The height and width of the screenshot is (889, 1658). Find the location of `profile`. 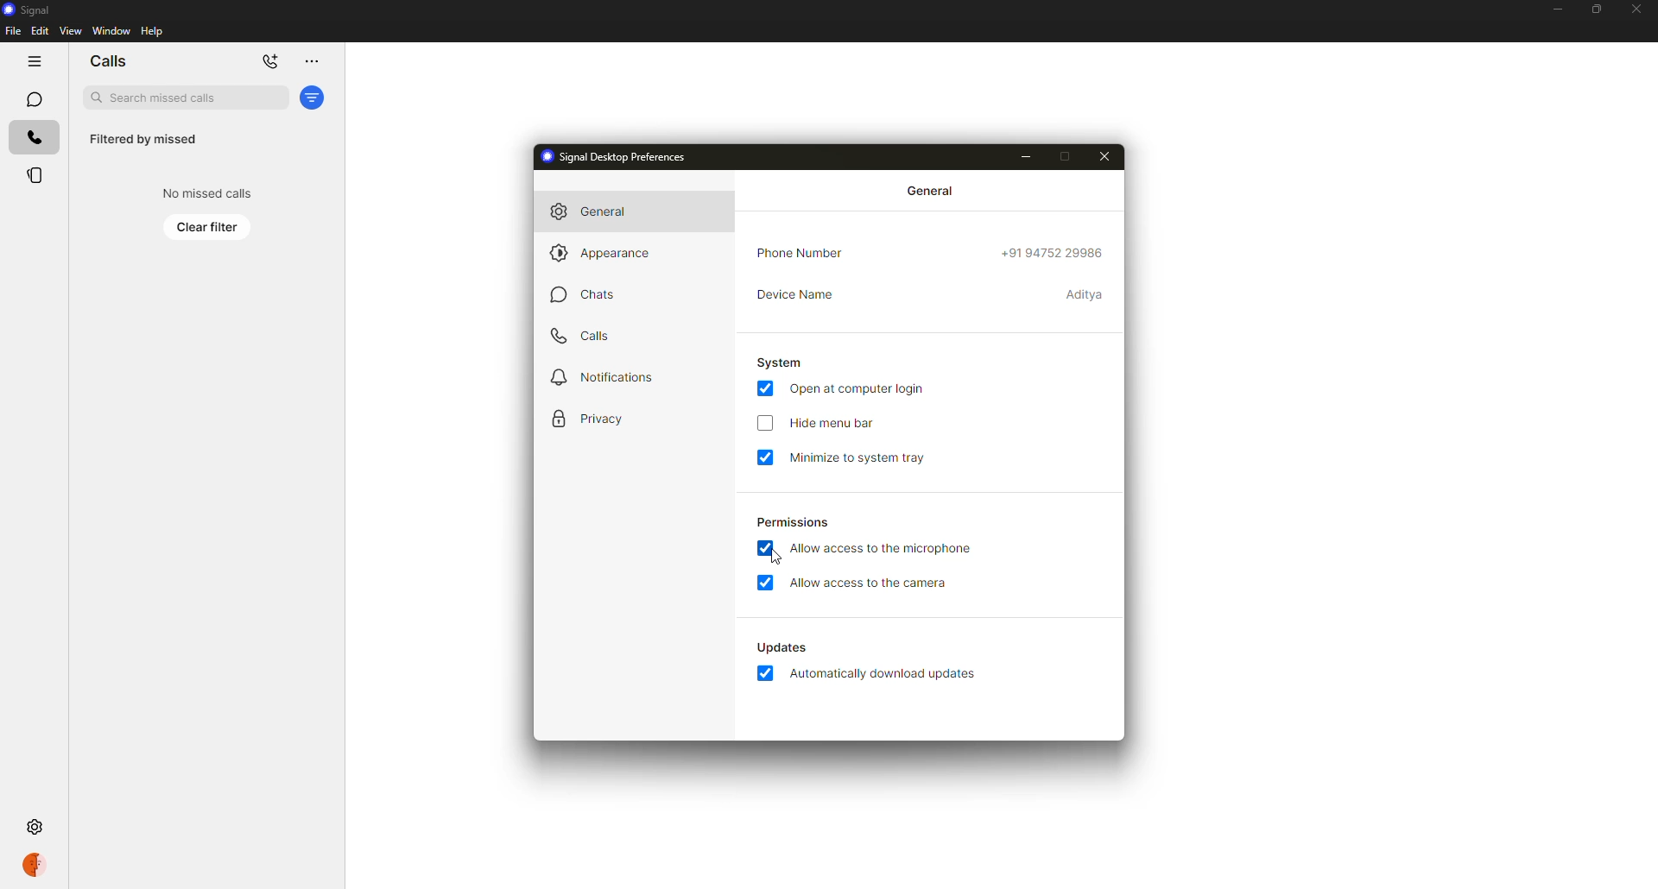

profile is located at coordinates (35, 867).